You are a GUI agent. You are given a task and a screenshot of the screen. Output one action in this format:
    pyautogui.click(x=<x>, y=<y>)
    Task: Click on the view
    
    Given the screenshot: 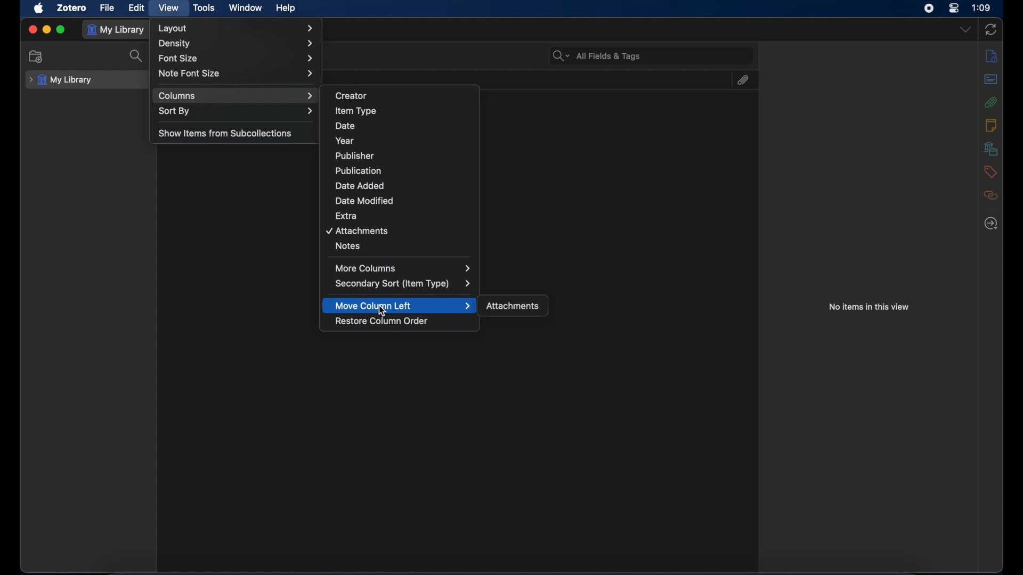 What is the action you would take?
    pyautogui.click(x=167, y=7)
    